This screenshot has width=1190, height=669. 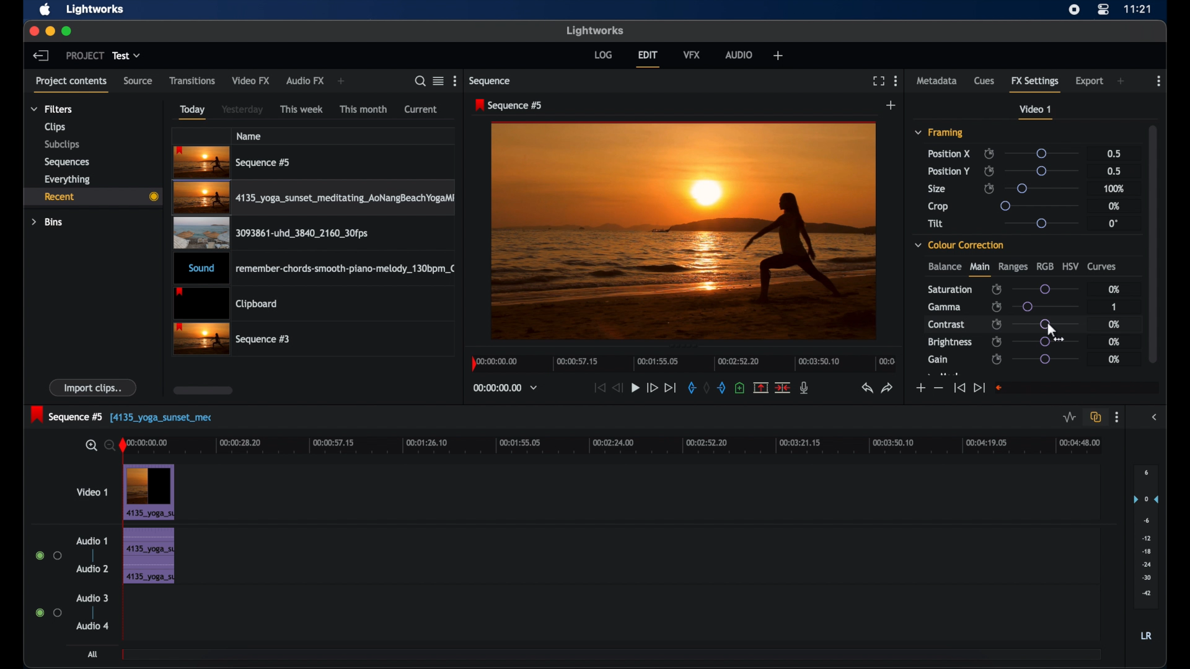 I want to click on zoom, so click(x=97, y=446).